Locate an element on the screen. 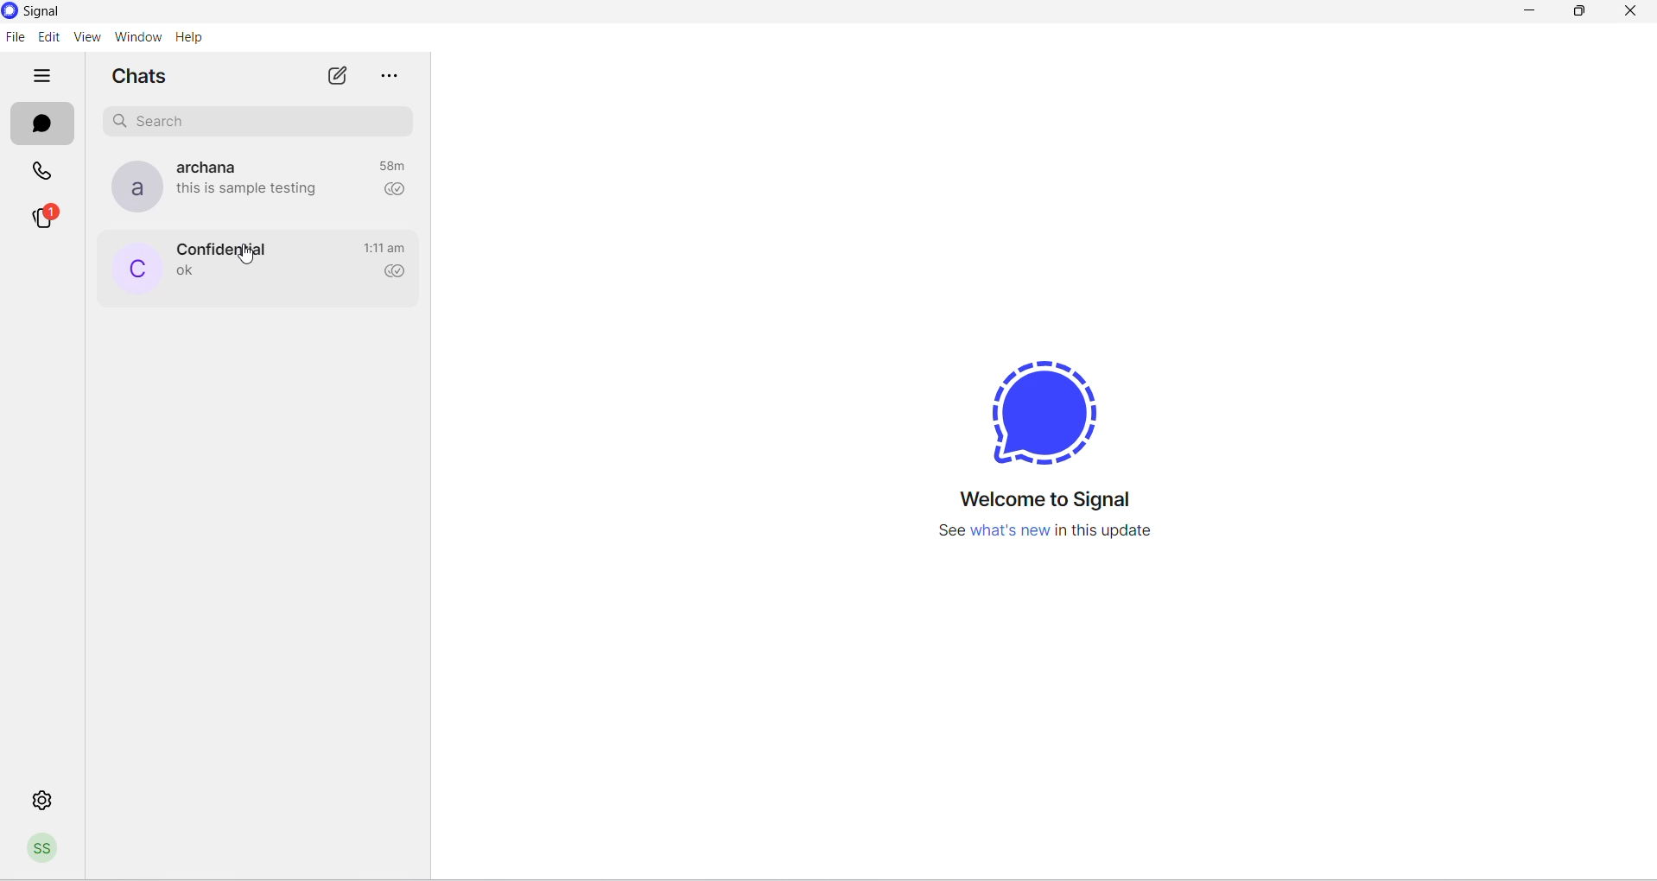 Image resolution: width=1657 pixels, height=881 pixels. chats heading is located at coordinates (147, 79).